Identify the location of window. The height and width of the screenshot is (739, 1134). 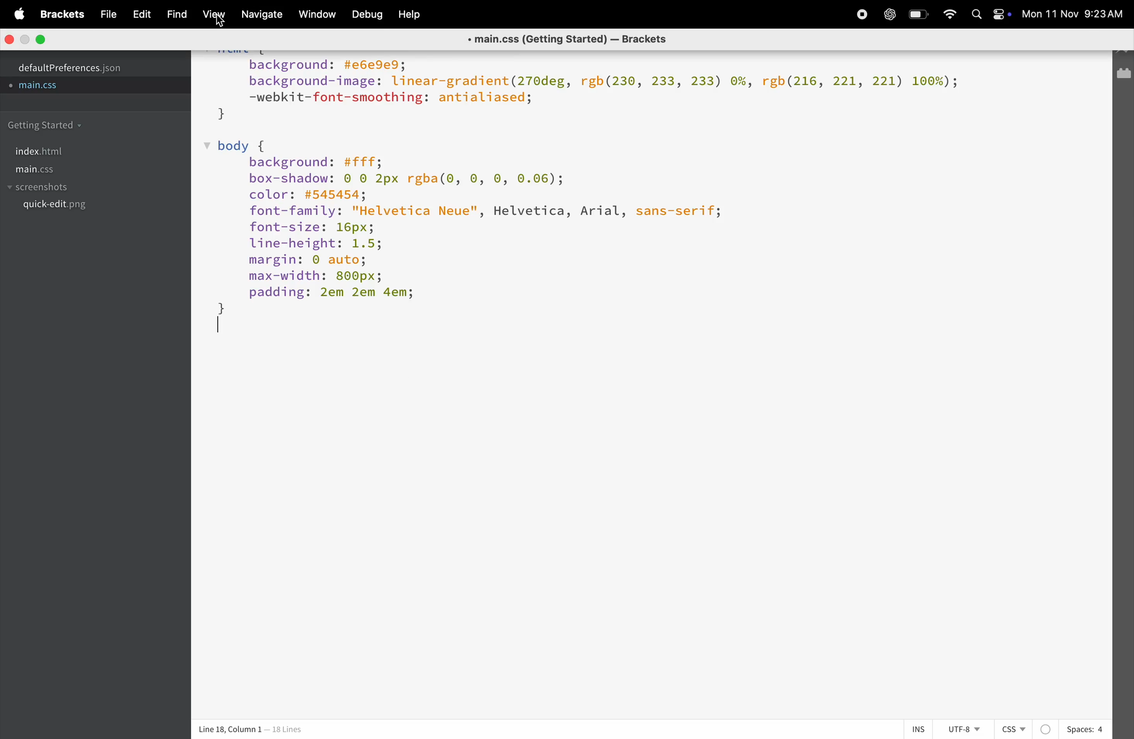
(315, 15).